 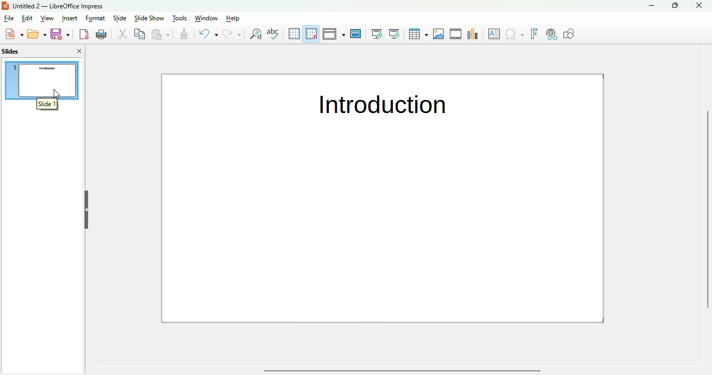 What do you see at coordinates (149, 18) in the screenshot?
I see `slide show` at bounding box center [149, 18].